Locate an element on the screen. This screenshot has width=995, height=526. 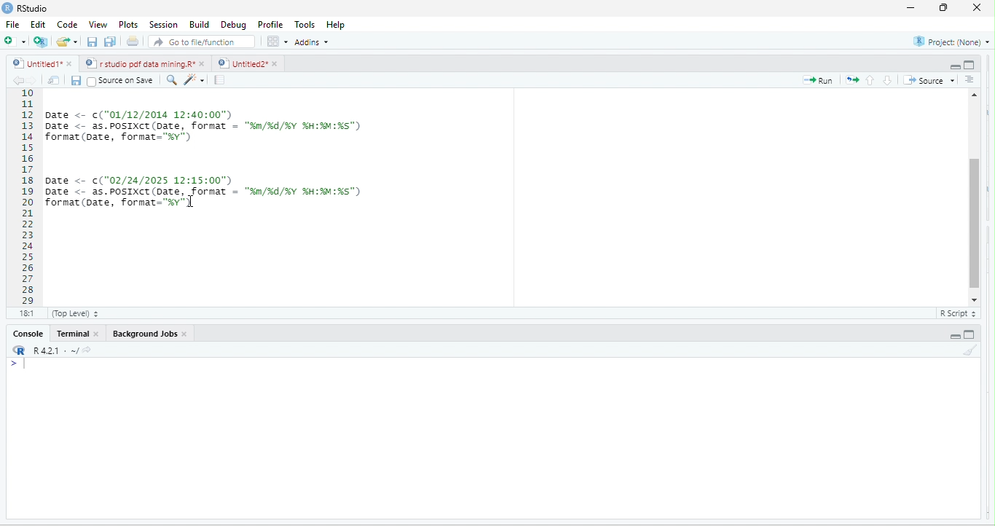
maximize is located at coordinates (941, 9).